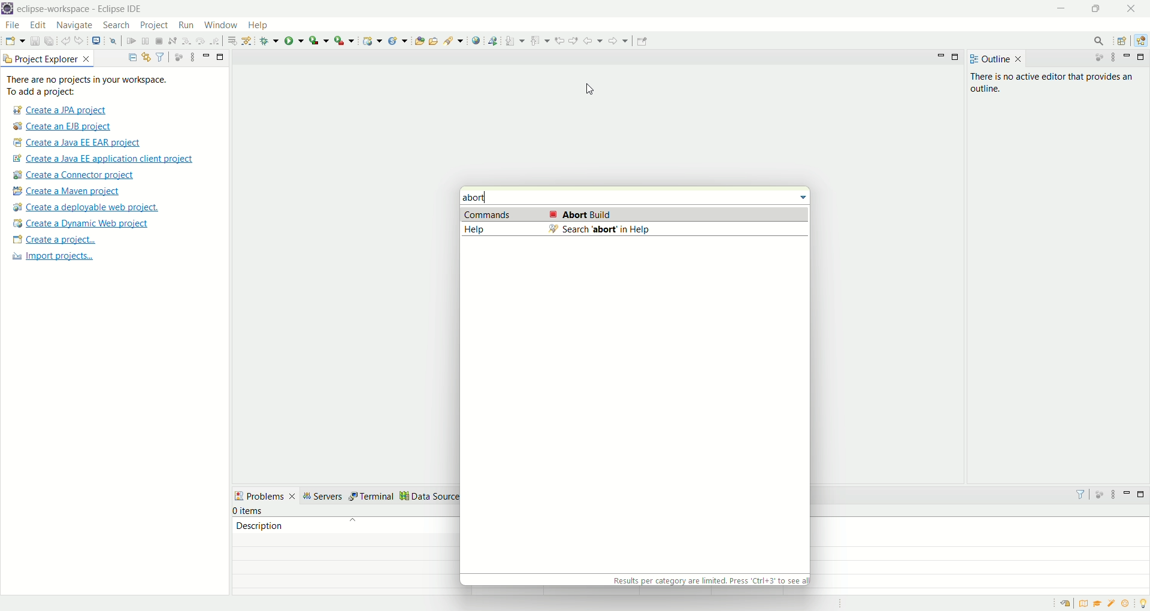 This screenshot has width=1150, height=611. What do you see at coordinates (249, 510) in the screenshot?
I see `items` at bounding box center [249, 510].